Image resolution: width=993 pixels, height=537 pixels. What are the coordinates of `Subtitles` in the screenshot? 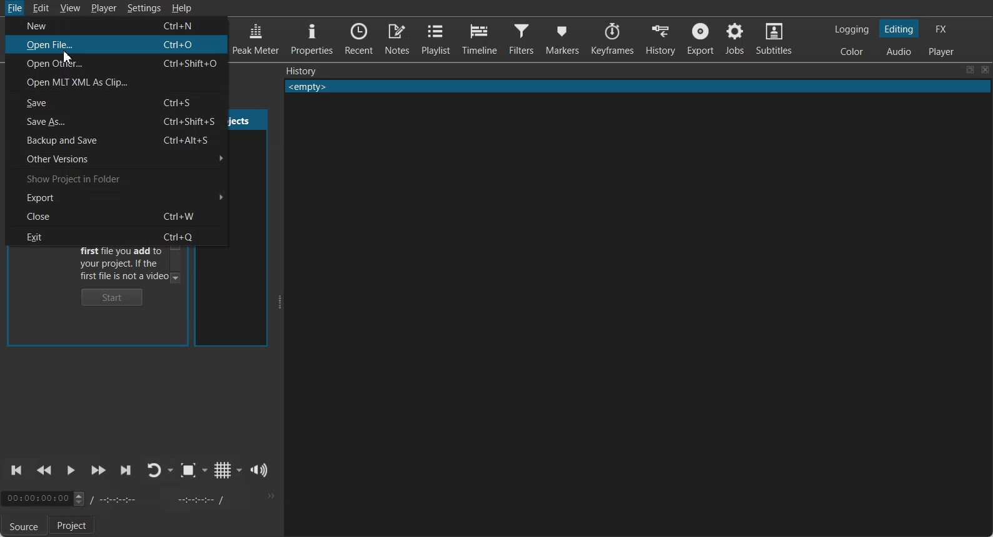 It's located at (774, 37).